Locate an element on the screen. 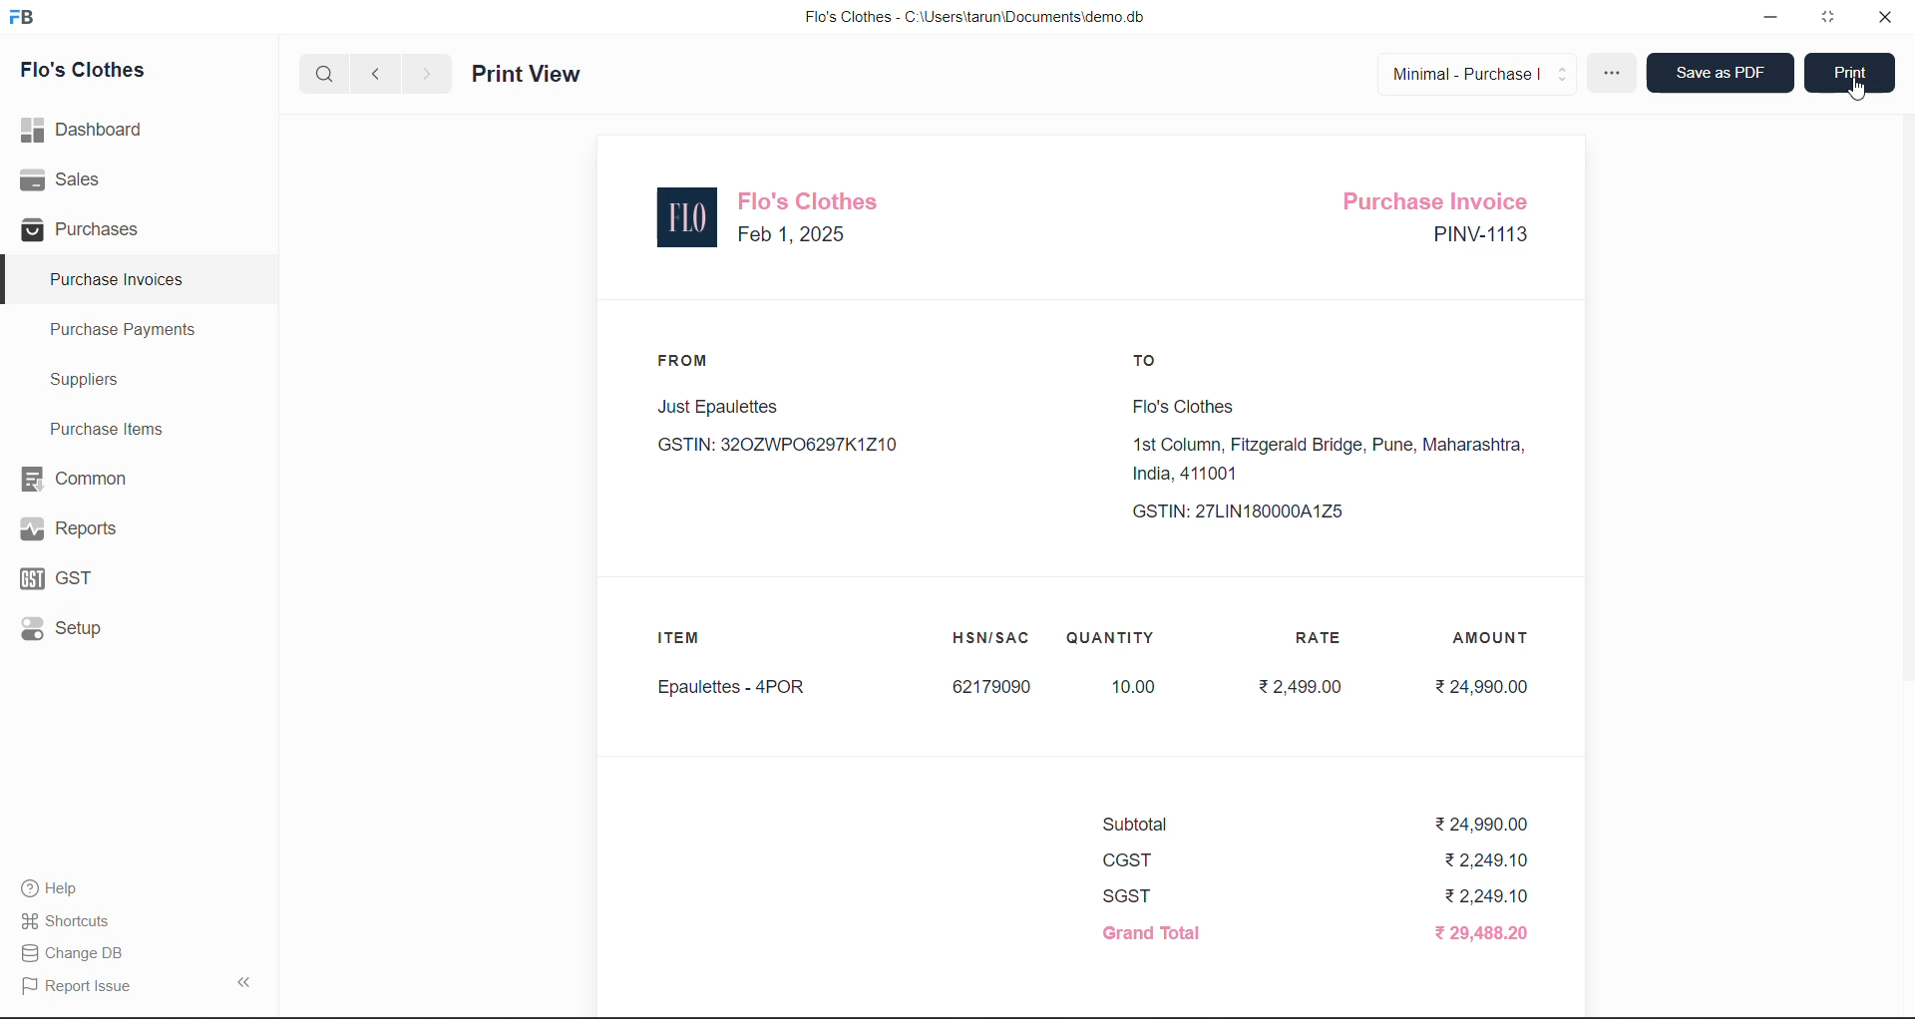 This screenshot has height=1019, width=1915. Purchase Items is located at coordinates (113, 428).